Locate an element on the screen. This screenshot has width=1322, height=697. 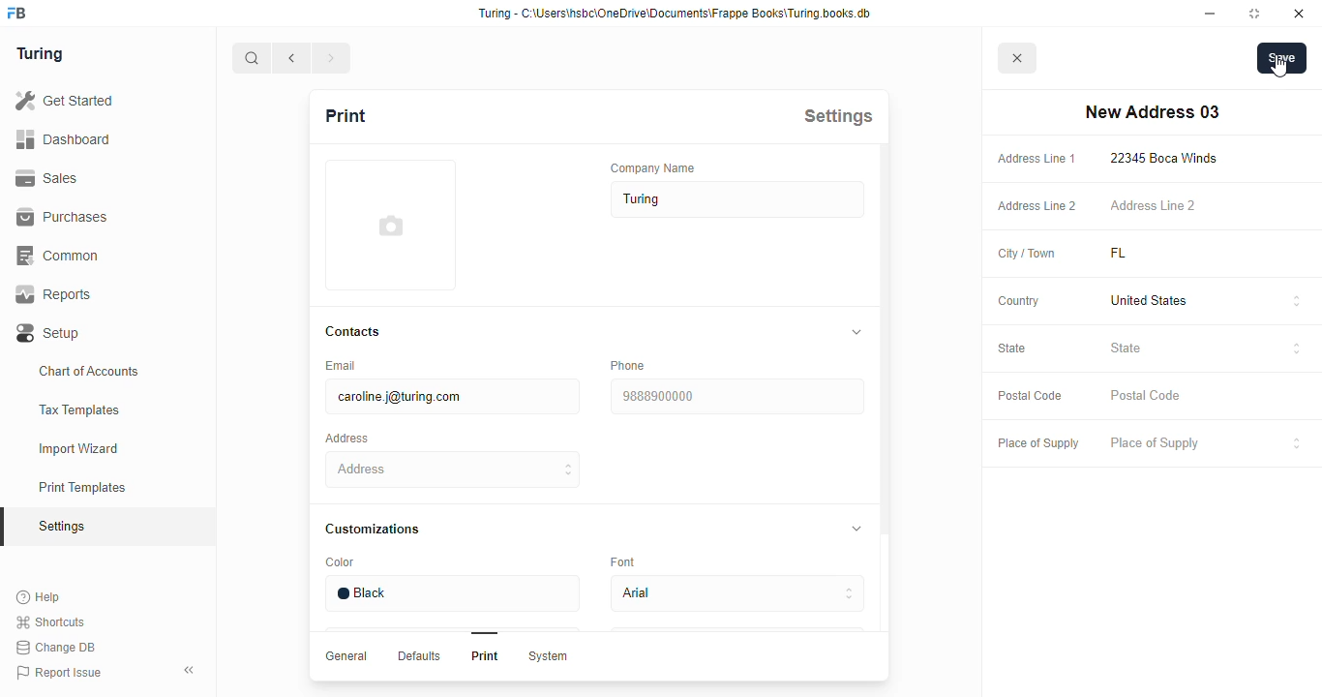
united states is located at coordinates (1207, 302).